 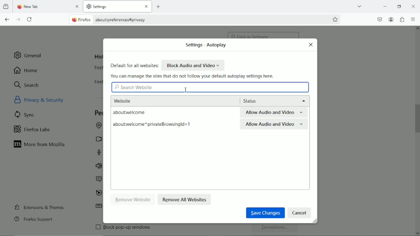 I want to click on vertical scroll bar, so click(x=417, y=117).